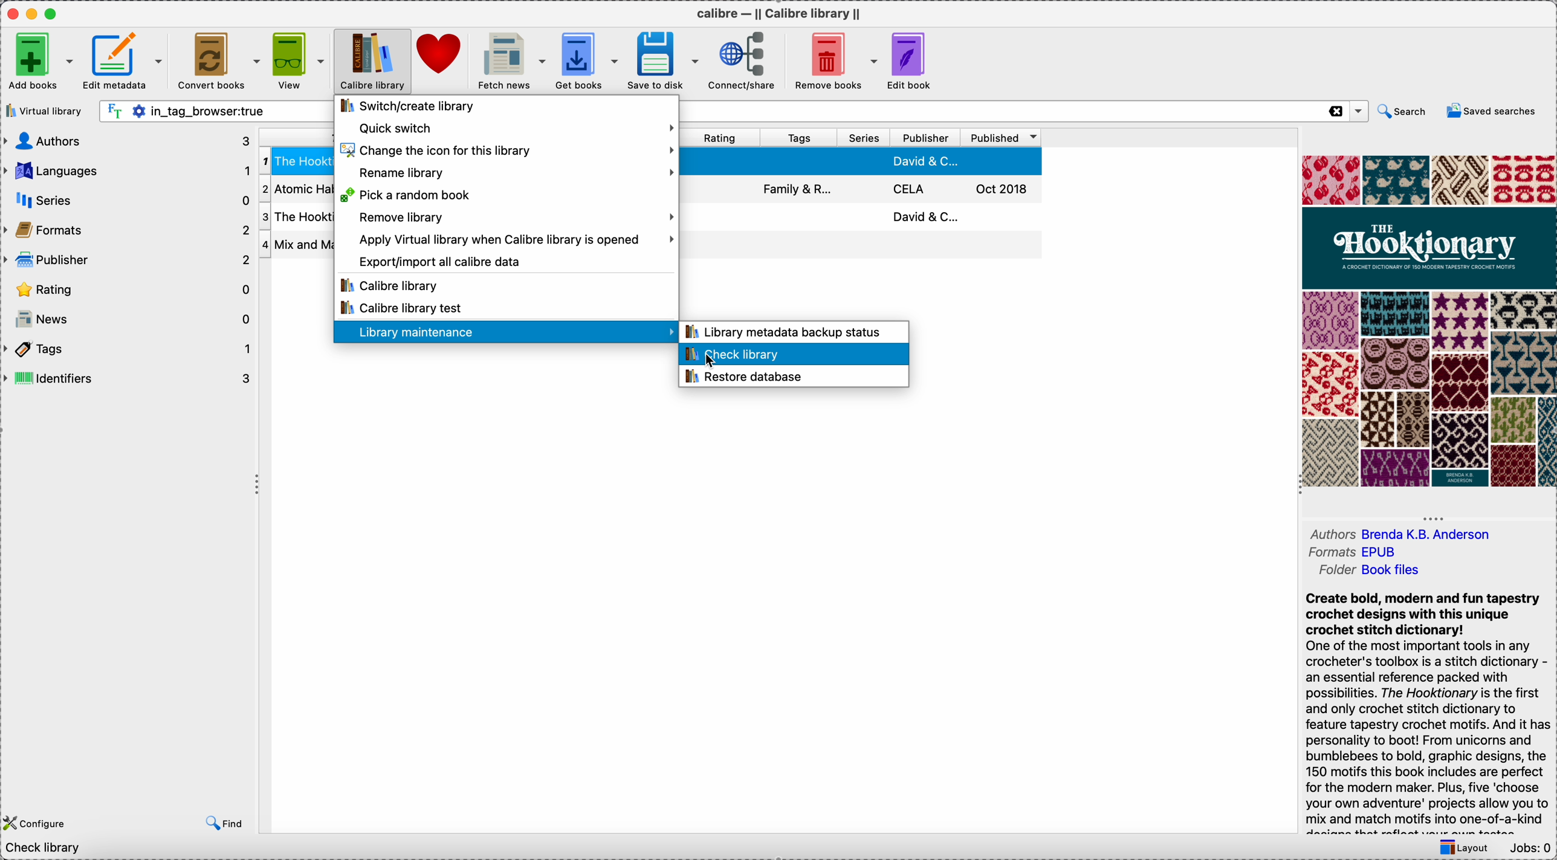 This screenshot has height=860, width=1557. I want to click on remove books, so click(833, 62).